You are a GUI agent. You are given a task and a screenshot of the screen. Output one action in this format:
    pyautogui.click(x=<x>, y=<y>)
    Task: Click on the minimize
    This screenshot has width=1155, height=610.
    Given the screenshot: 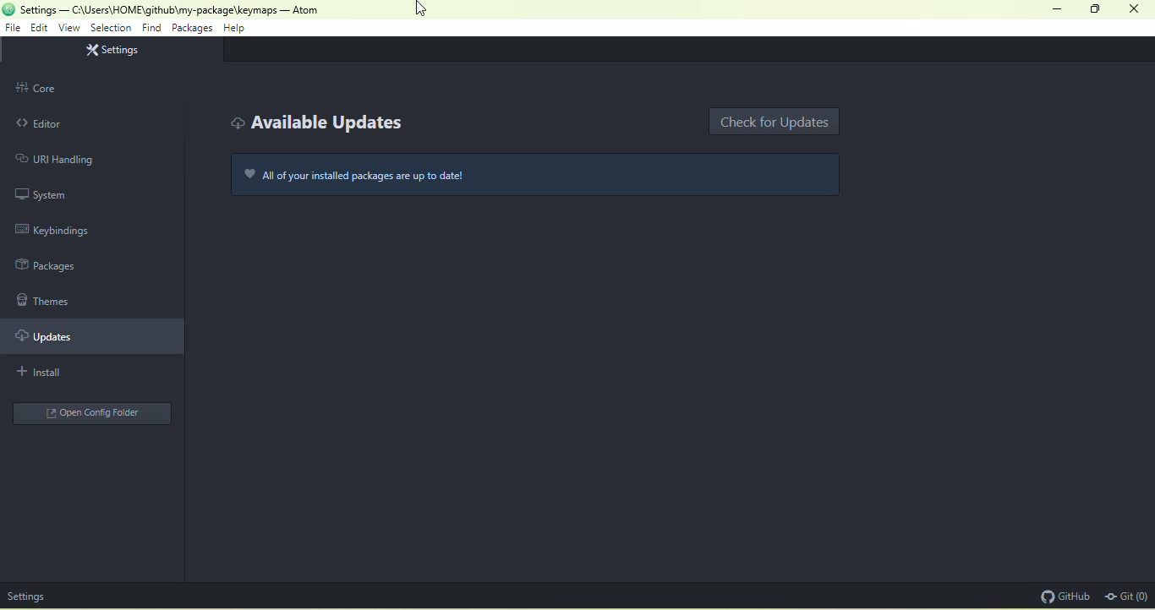 What is the action you would take?
    pyautogui.click(x=1056, y=9)
    